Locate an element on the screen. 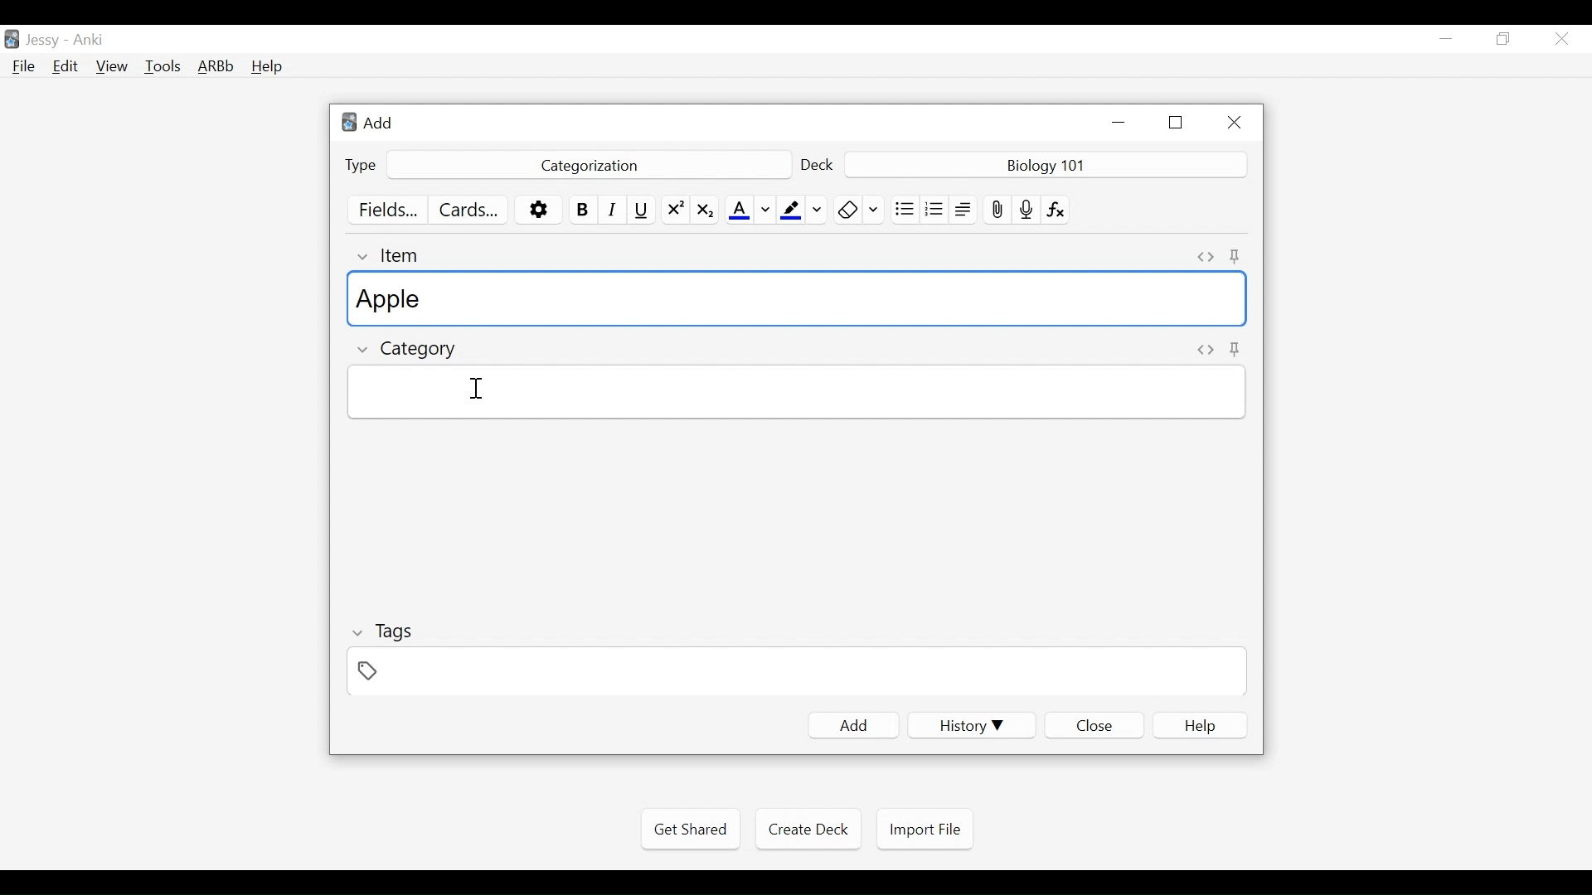 The width and height of the screenshot is (1592, 895). Anki Desktop icon is located at coordinates (12, 40).